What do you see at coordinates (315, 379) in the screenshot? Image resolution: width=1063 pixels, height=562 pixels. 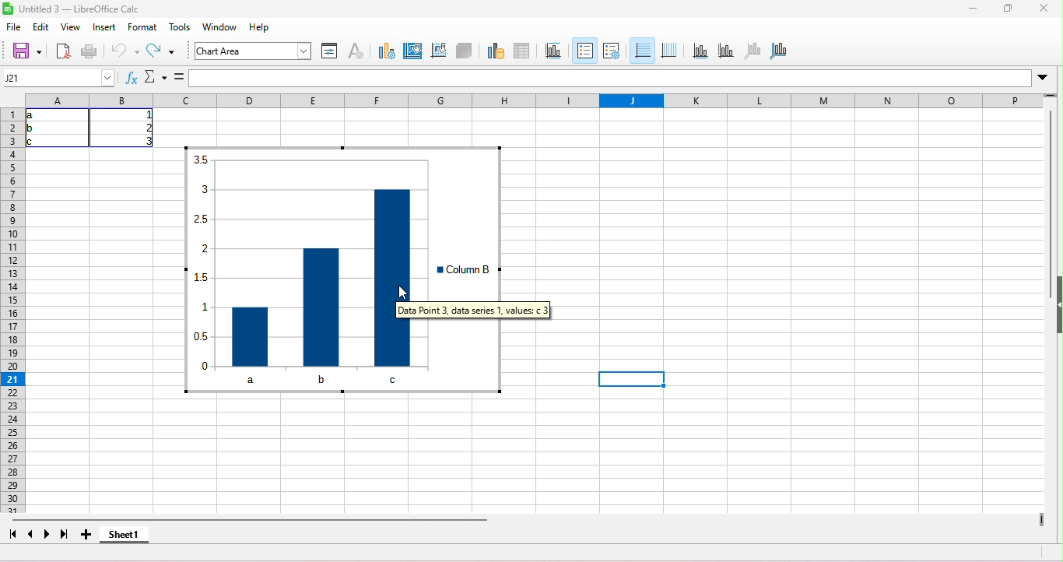 I see `b` at bounding box center [315, 379].